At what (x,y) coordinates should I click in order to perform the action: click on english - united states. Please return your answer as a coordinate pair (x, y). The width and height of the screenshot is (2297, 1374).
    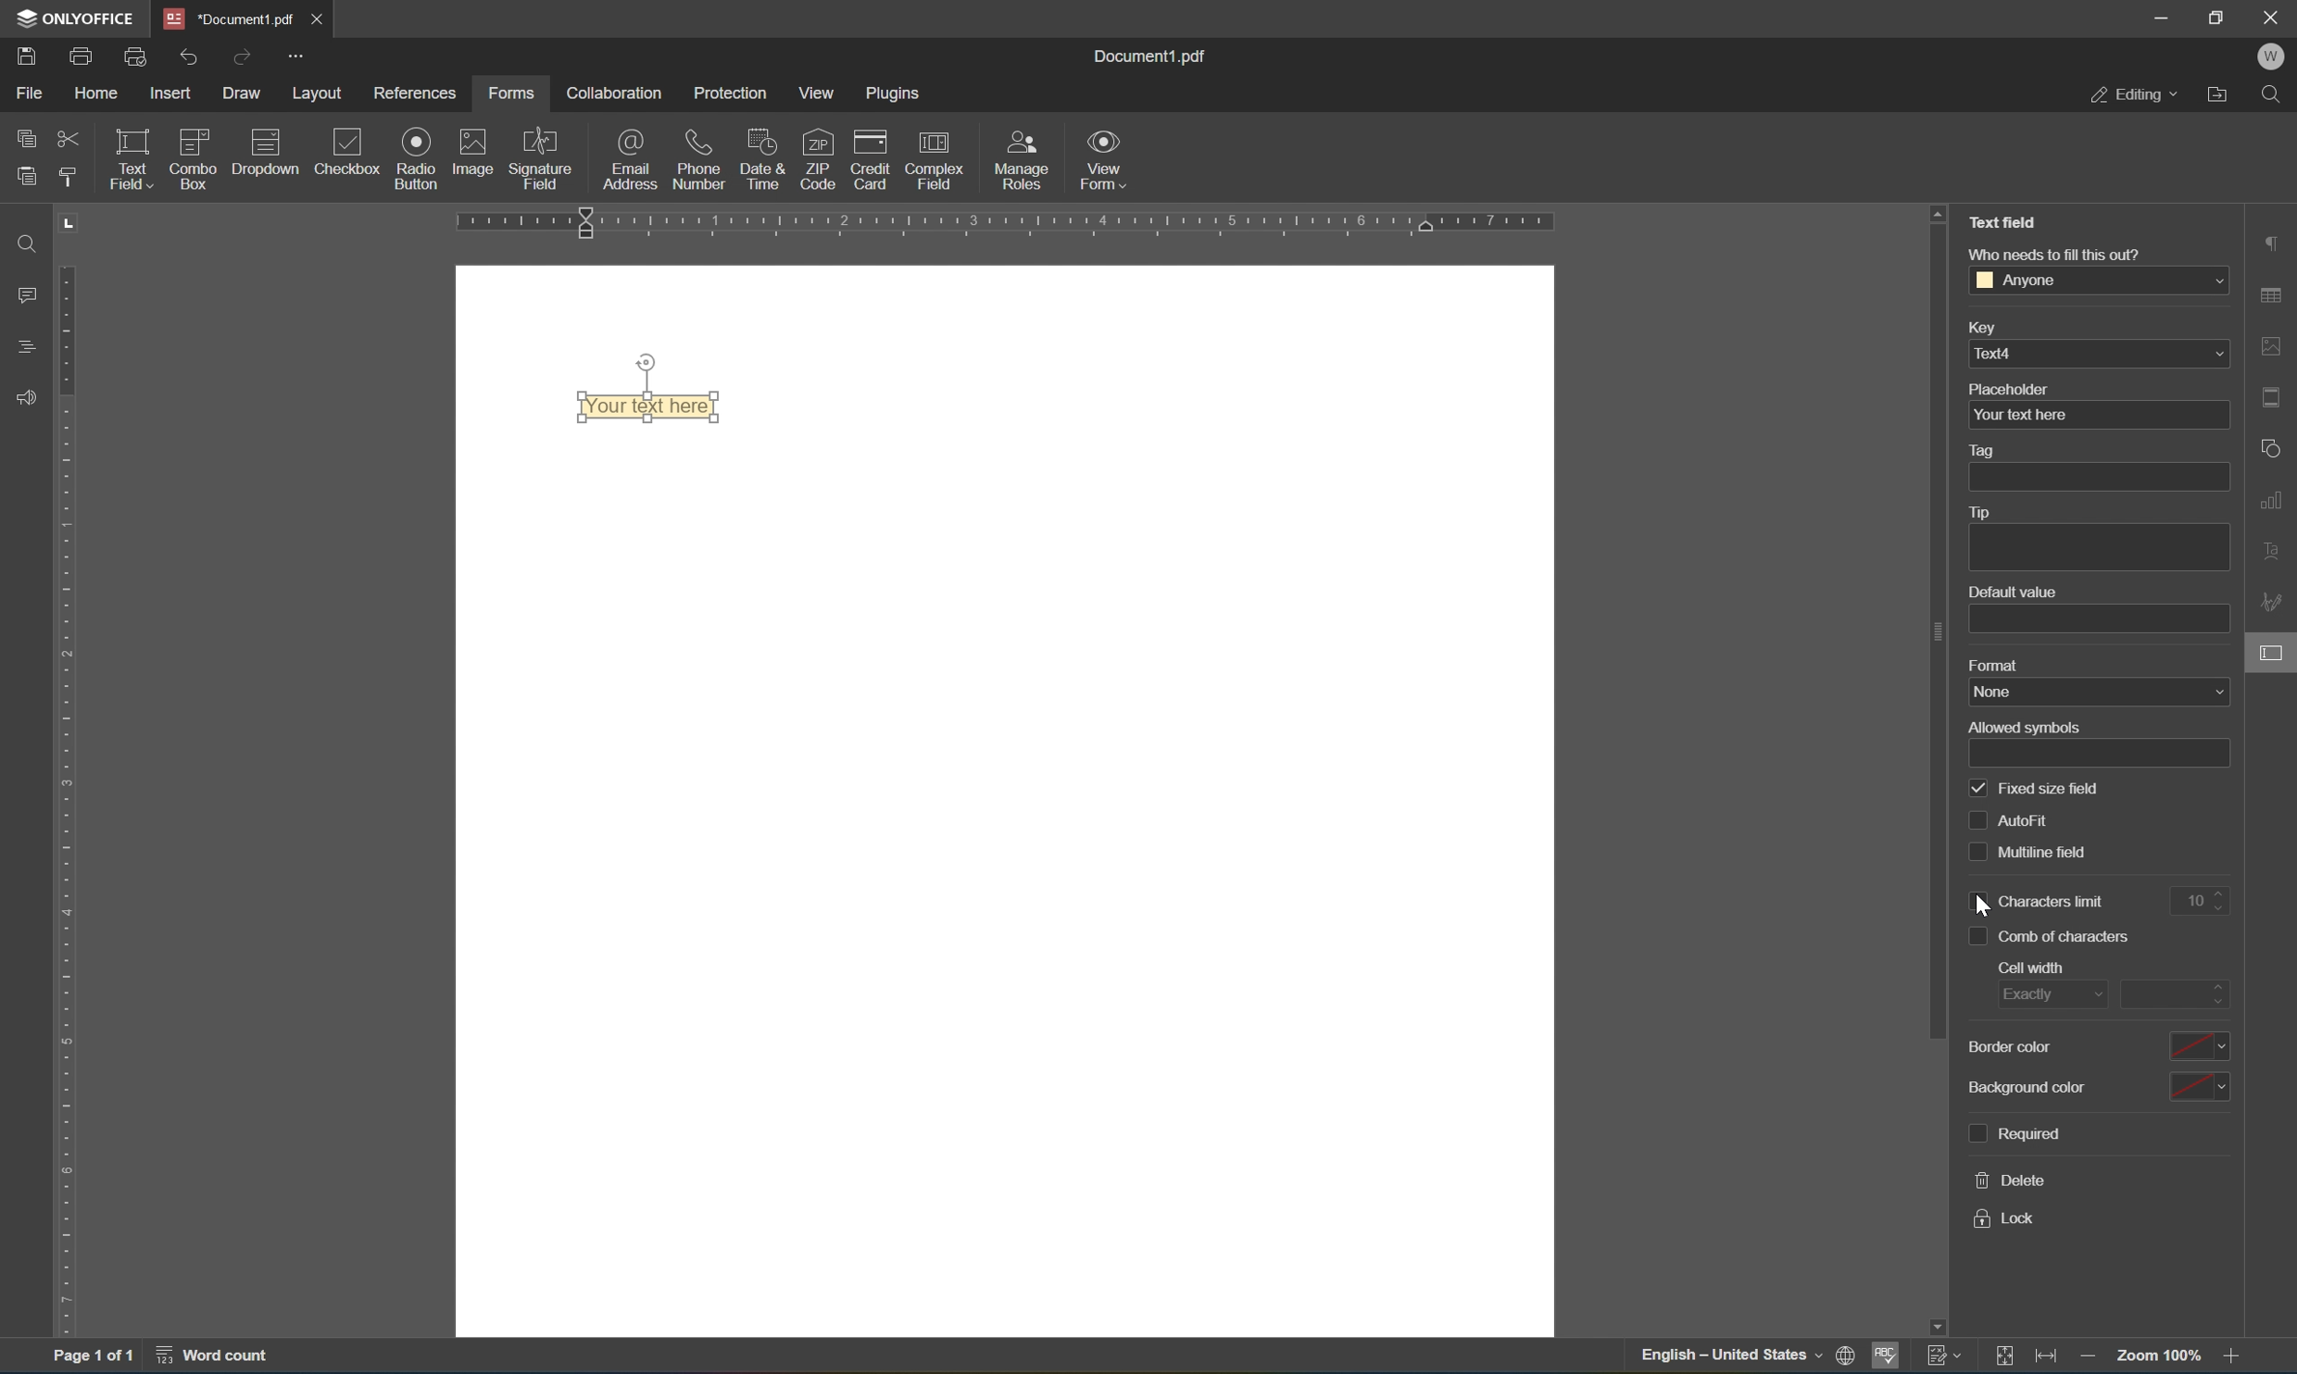
    Looking at the image, I should click on (1726, 1356).